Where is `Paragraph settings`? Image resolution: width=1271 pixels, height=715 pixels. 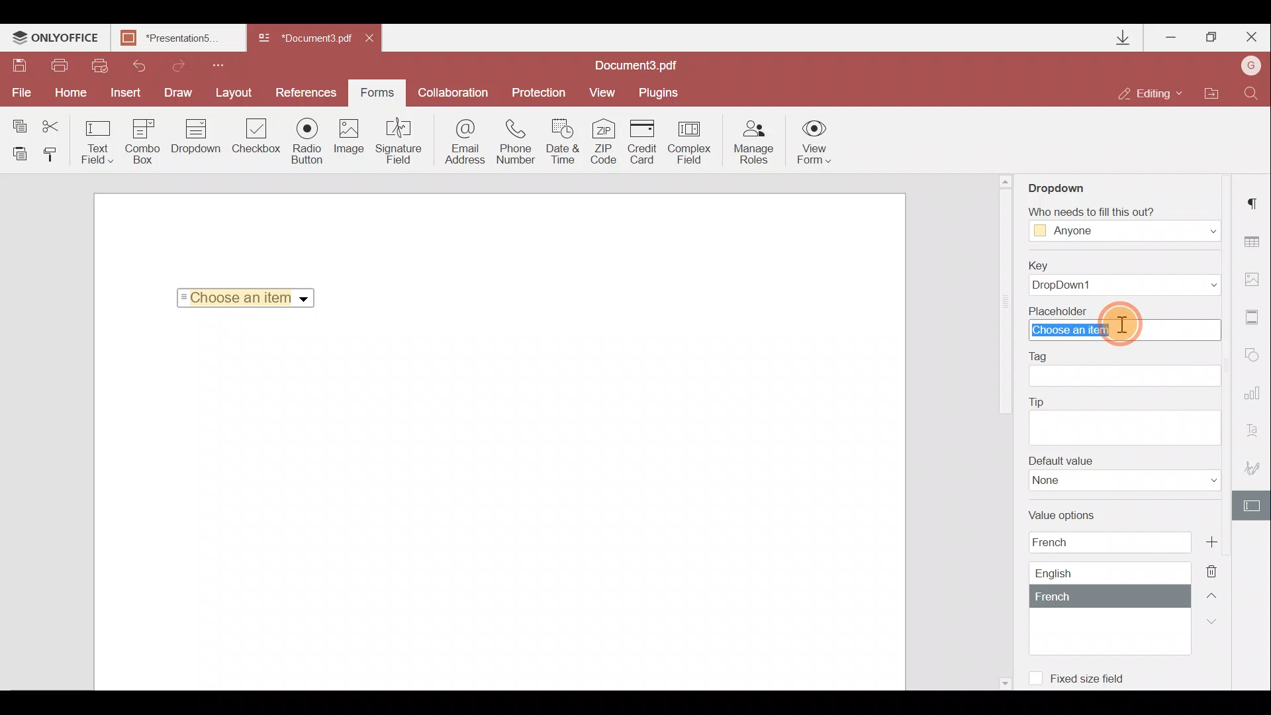
Paragraph settings is located at coordinates (1255, 199).